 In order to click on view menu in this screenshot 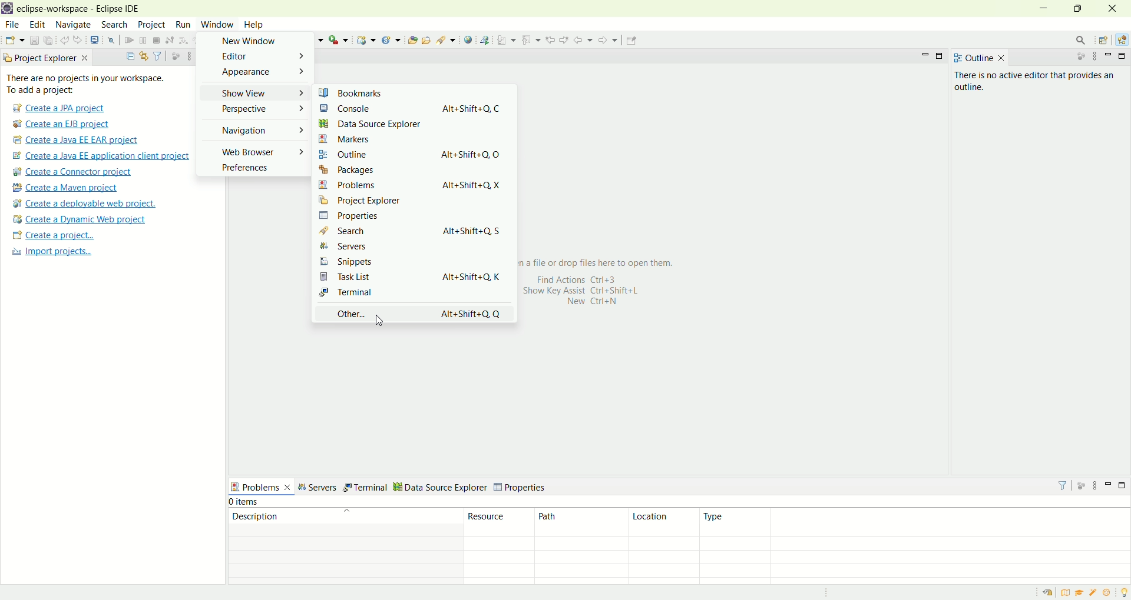, I will do `click(187, 56)`.